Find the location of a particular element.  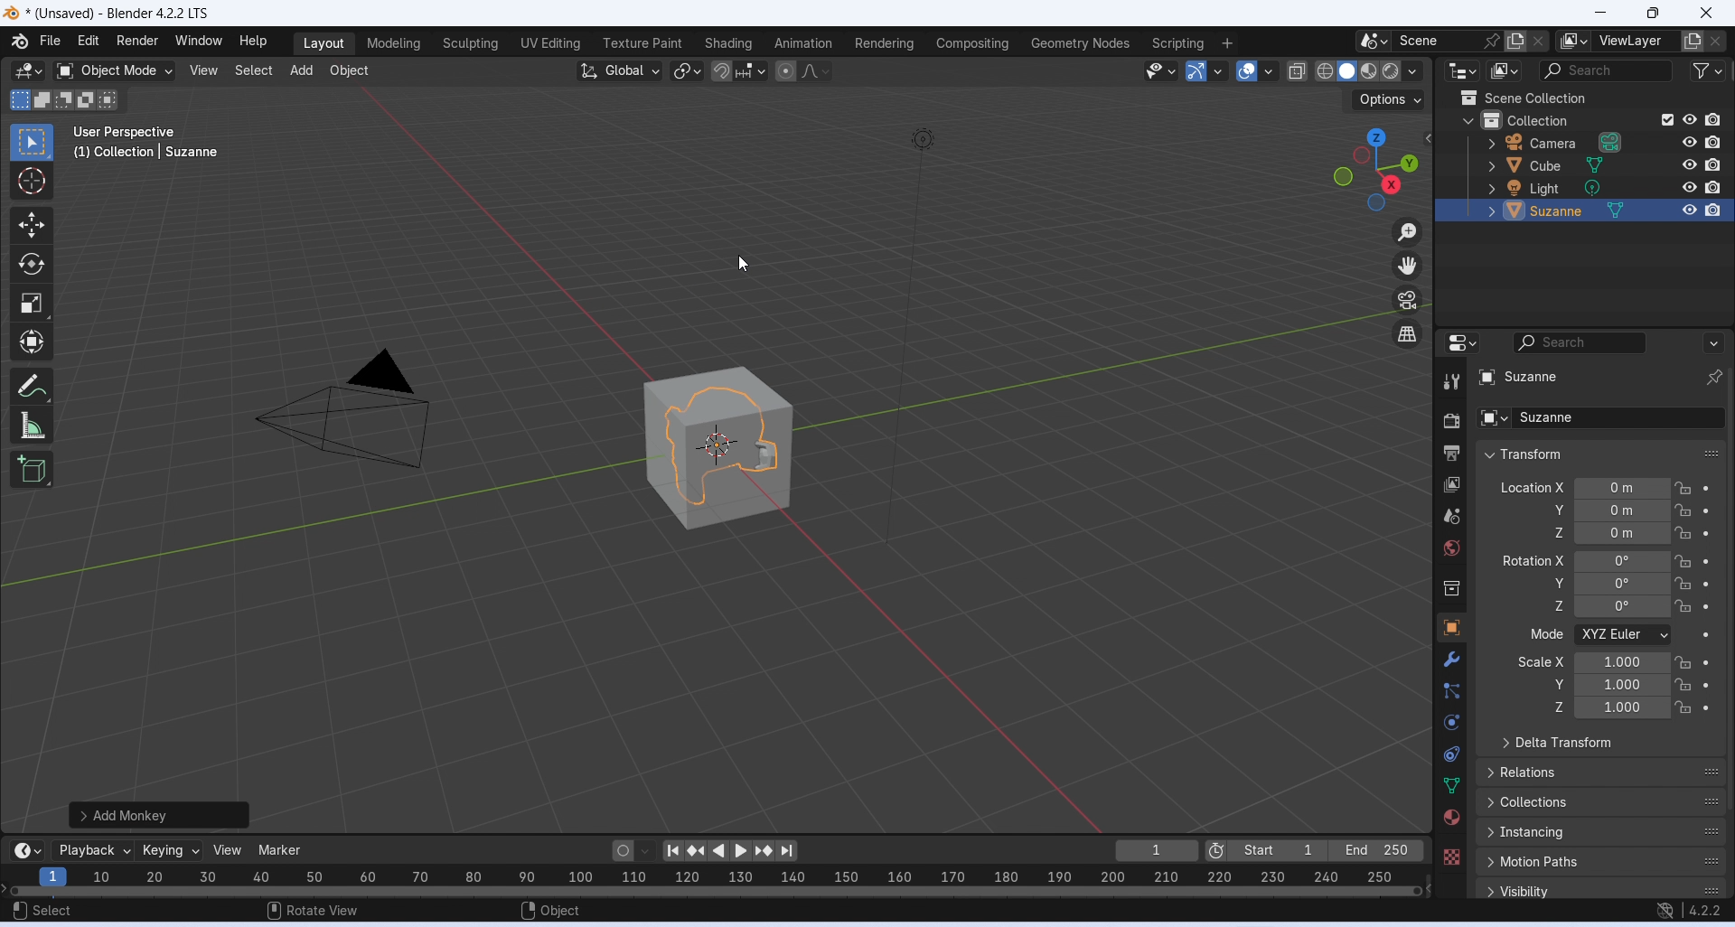

solid viewport shading is located at coordinates (1346, 71).